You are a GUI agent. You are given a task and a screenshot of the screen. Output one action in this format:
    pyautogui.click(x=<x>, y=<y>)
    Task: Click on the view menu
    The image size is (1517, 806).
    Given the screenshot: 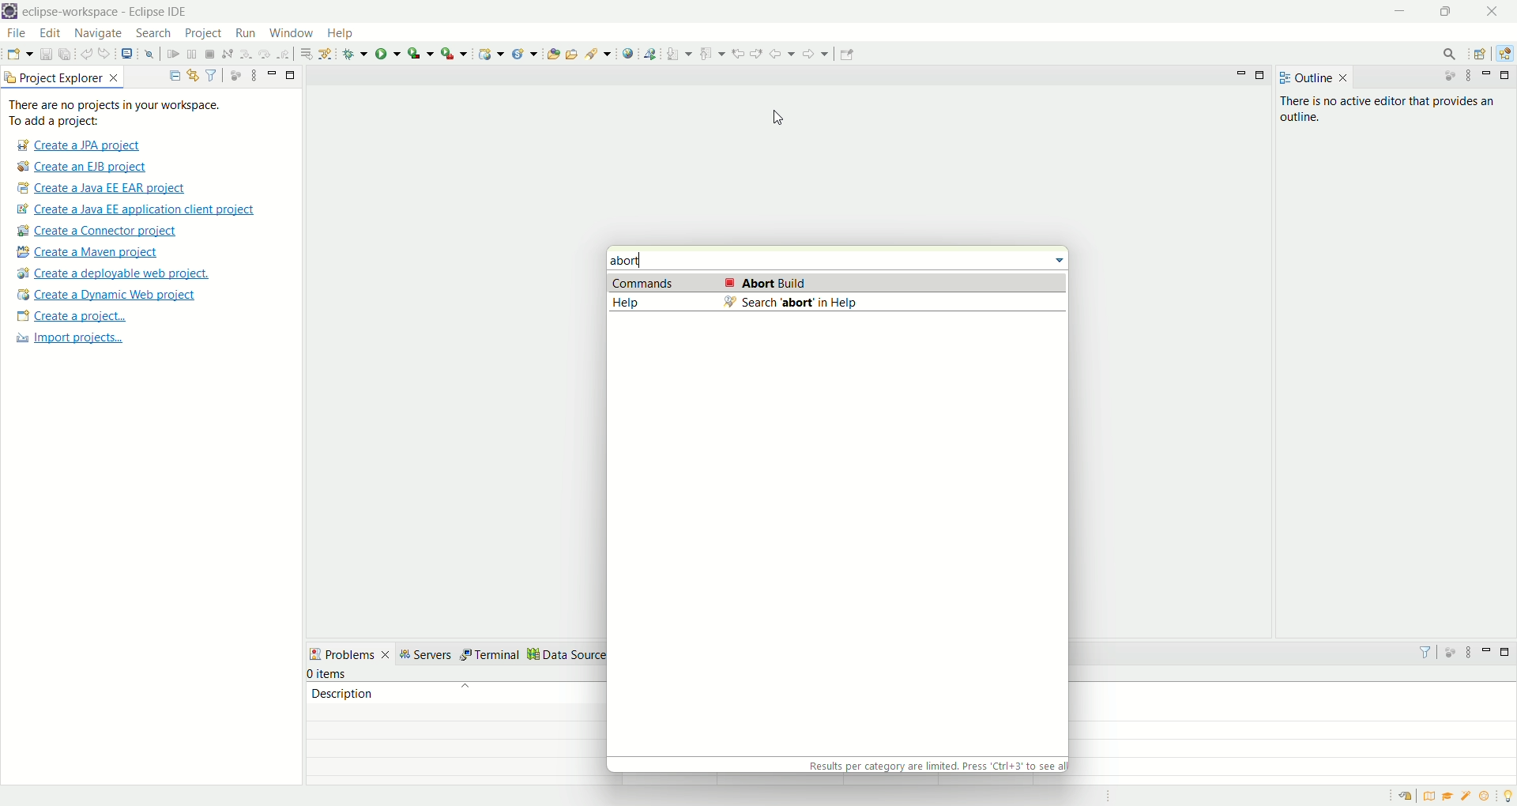 What is the action you would take?
    pyautogui.click(x=1467, y=76)
    